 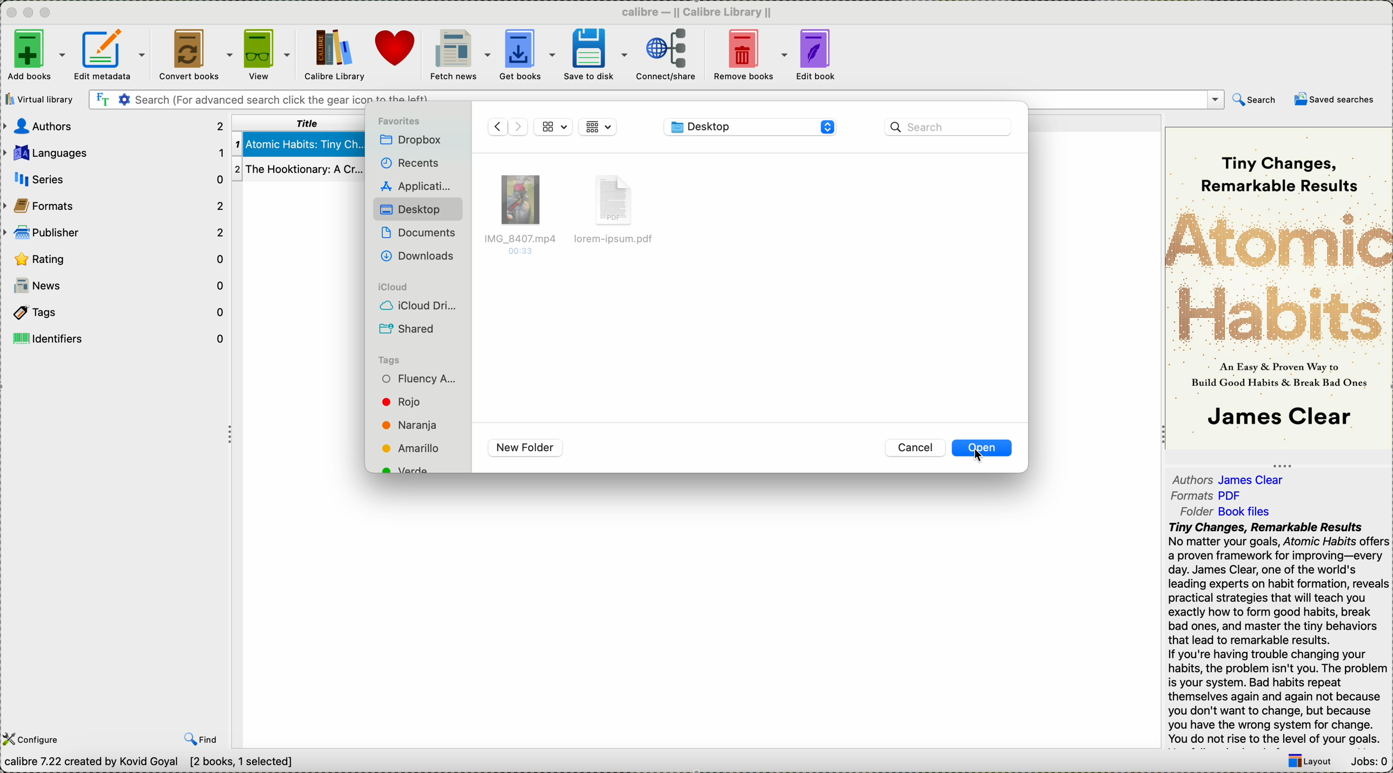 I want to click on news, so click(x=120, y=286).